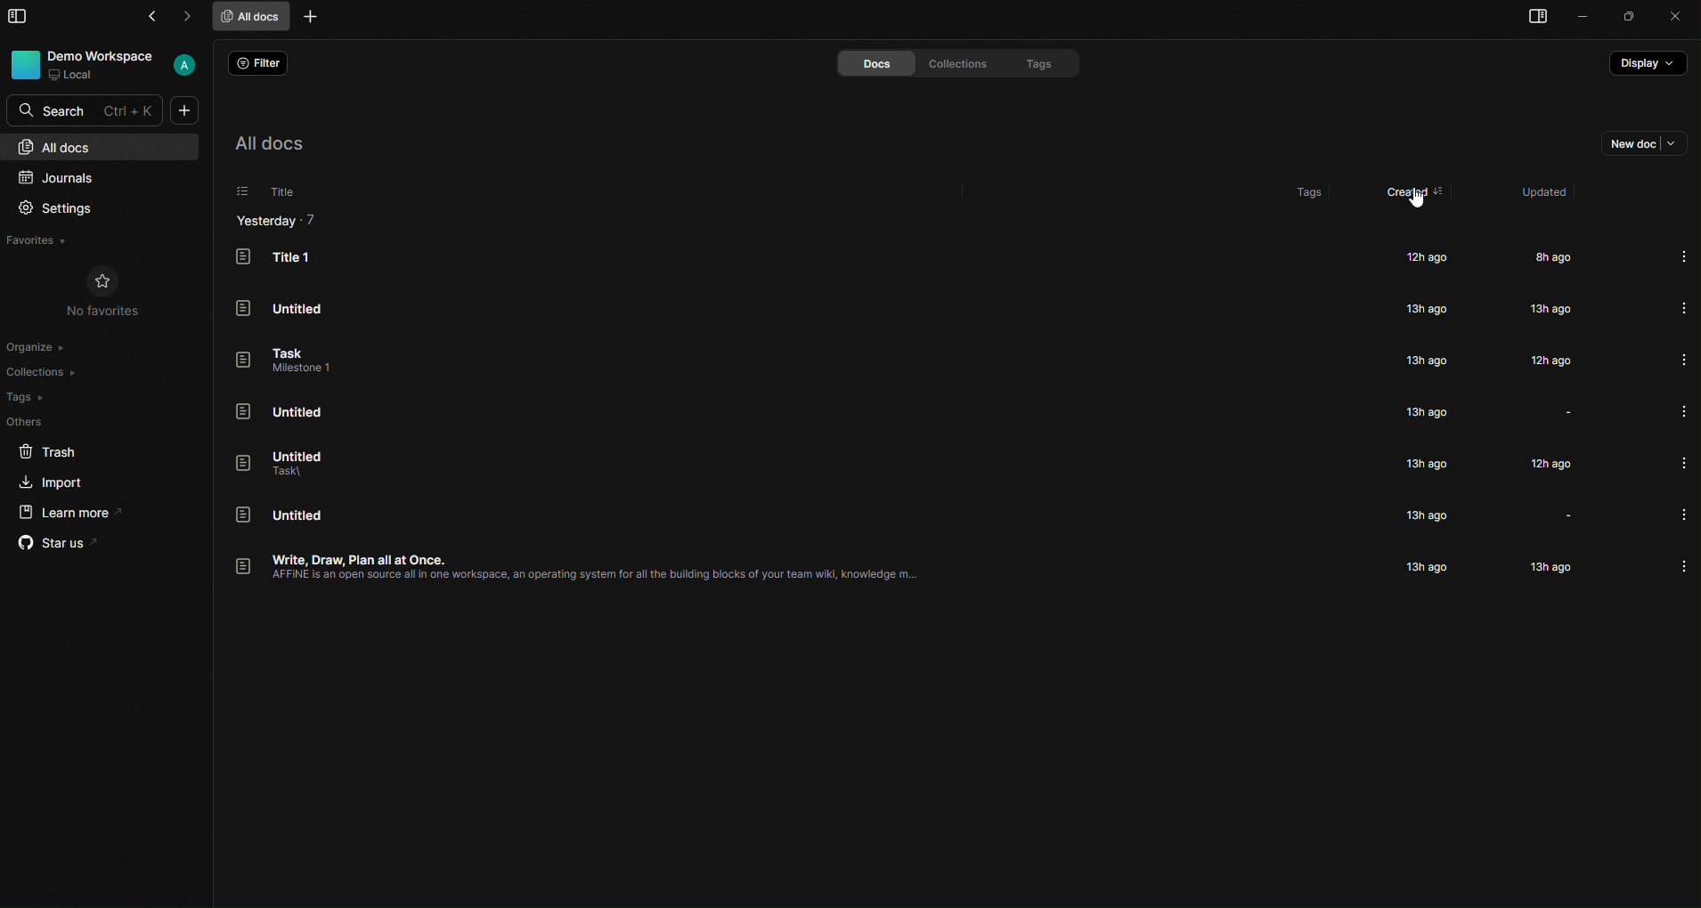 The width and height of the screenshot is (1701, 908). What do you see at coordinates (1546, 361) in the screenshot?
I see `12h ago` at bounding box center [1546, 361].